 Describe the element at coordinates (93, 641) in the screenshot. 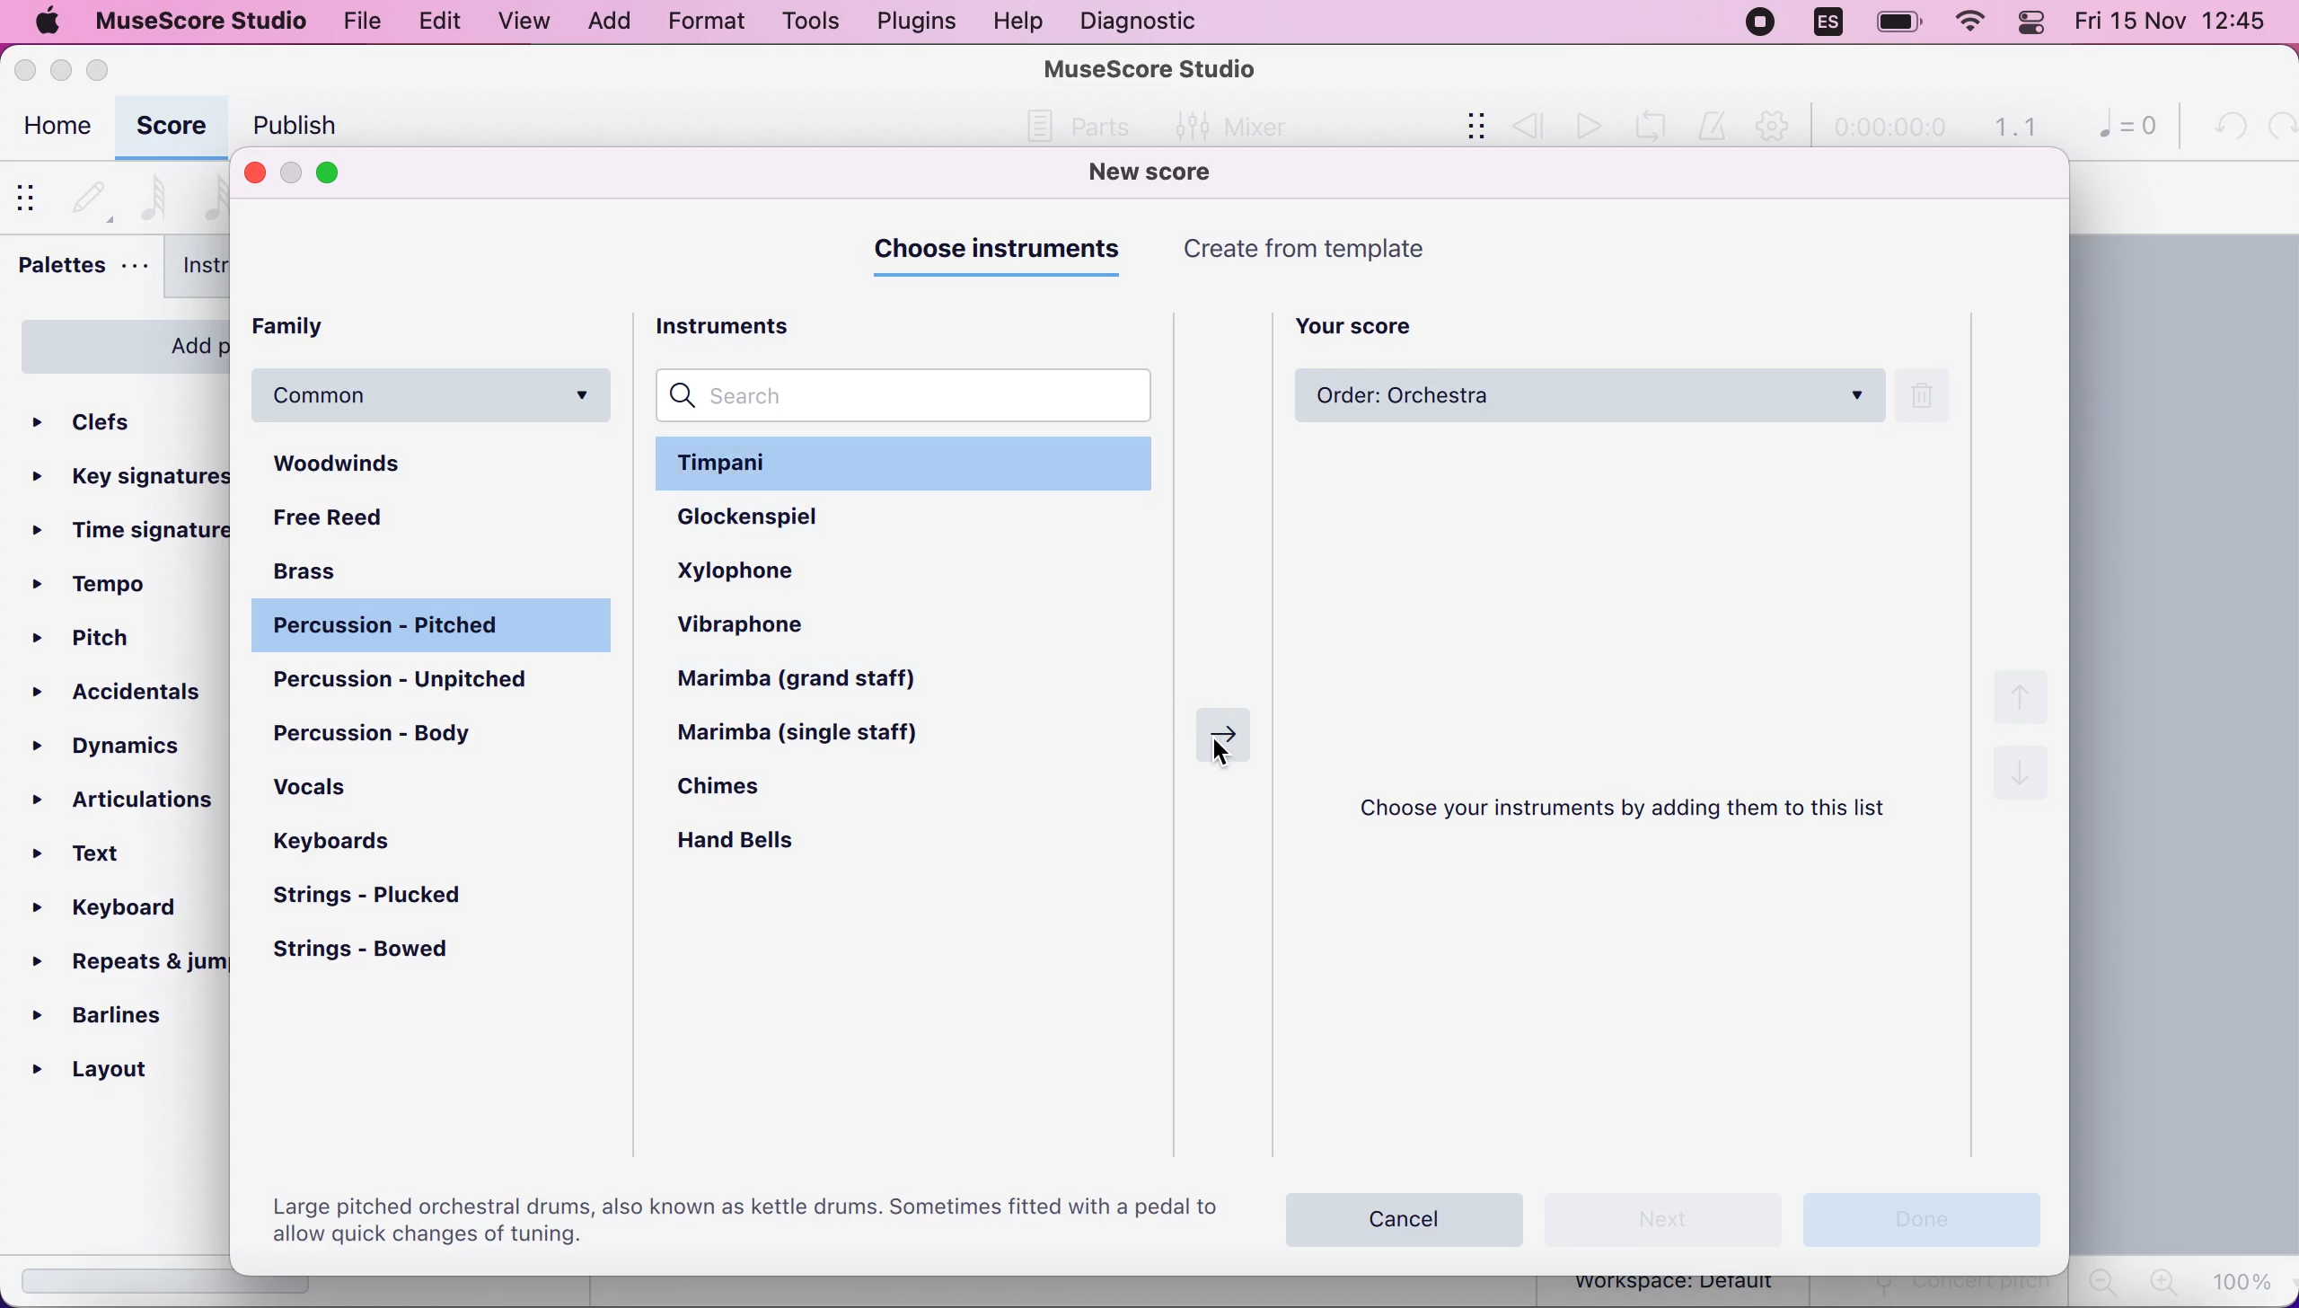

I see `pitch` at that location.